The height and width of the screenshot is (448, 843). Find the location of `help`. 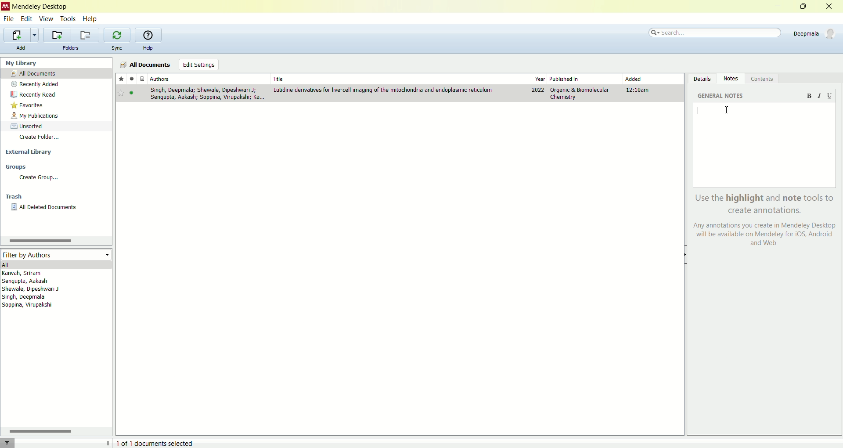

help is located at coordinates (91, 19).